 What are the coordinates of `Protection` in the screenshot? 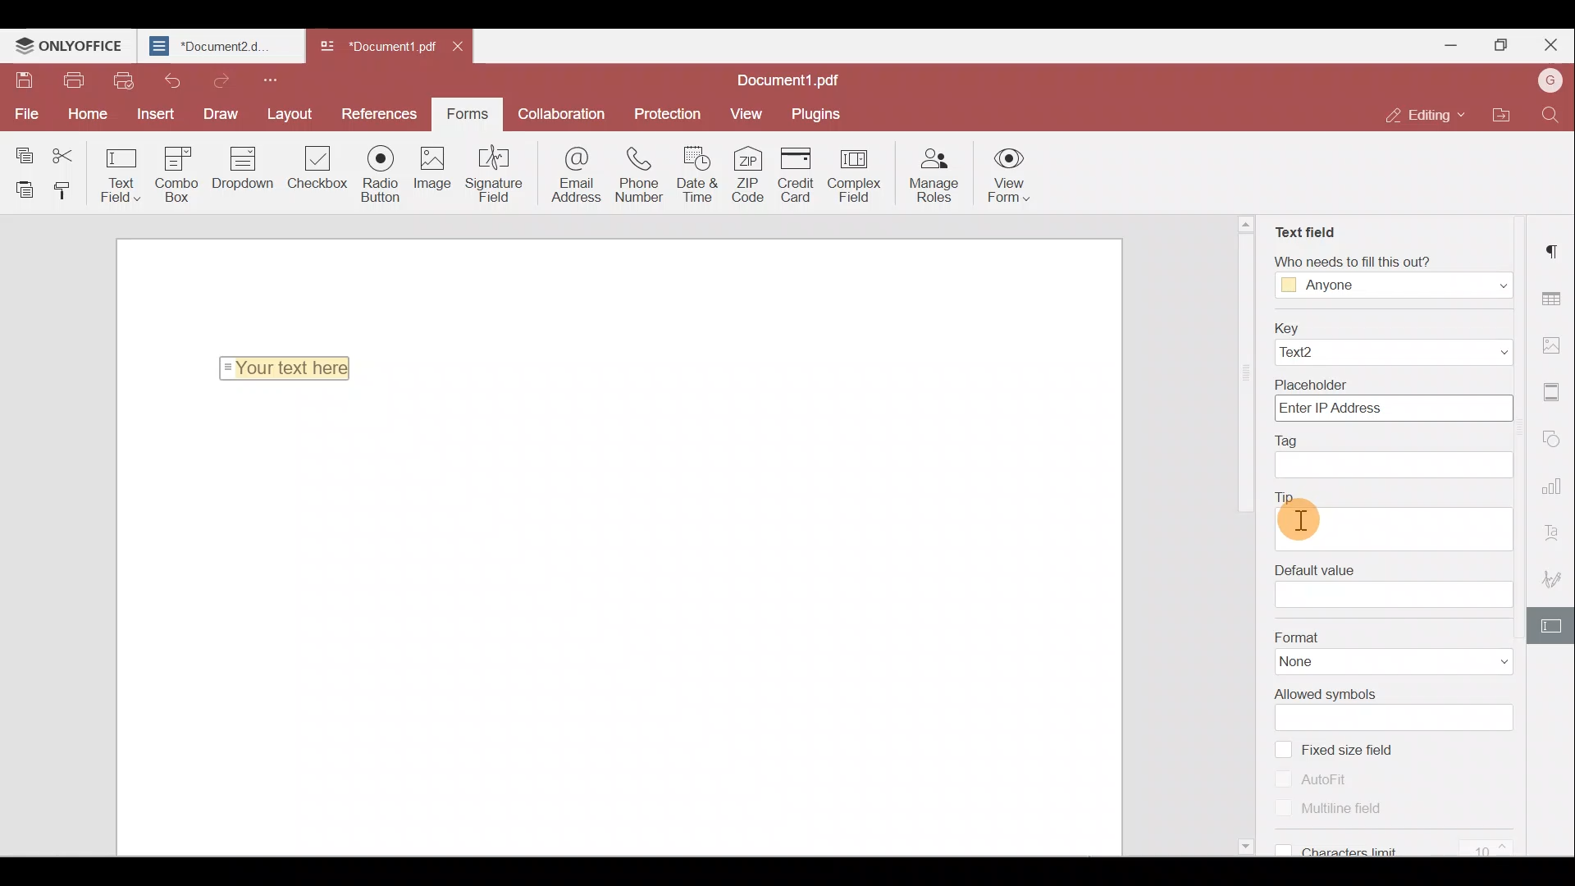 It's located at (673, 112).